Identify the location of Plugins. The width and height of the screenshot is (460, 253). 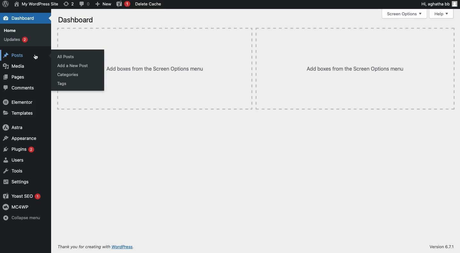
(19, 149).